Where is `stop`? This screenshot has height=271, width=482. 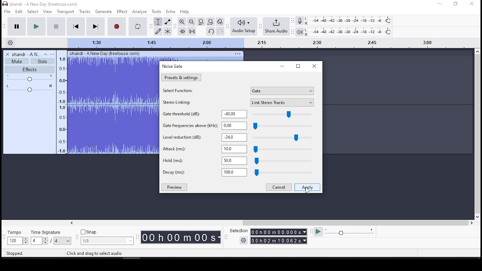 stop is located at coordinates (55, 27).